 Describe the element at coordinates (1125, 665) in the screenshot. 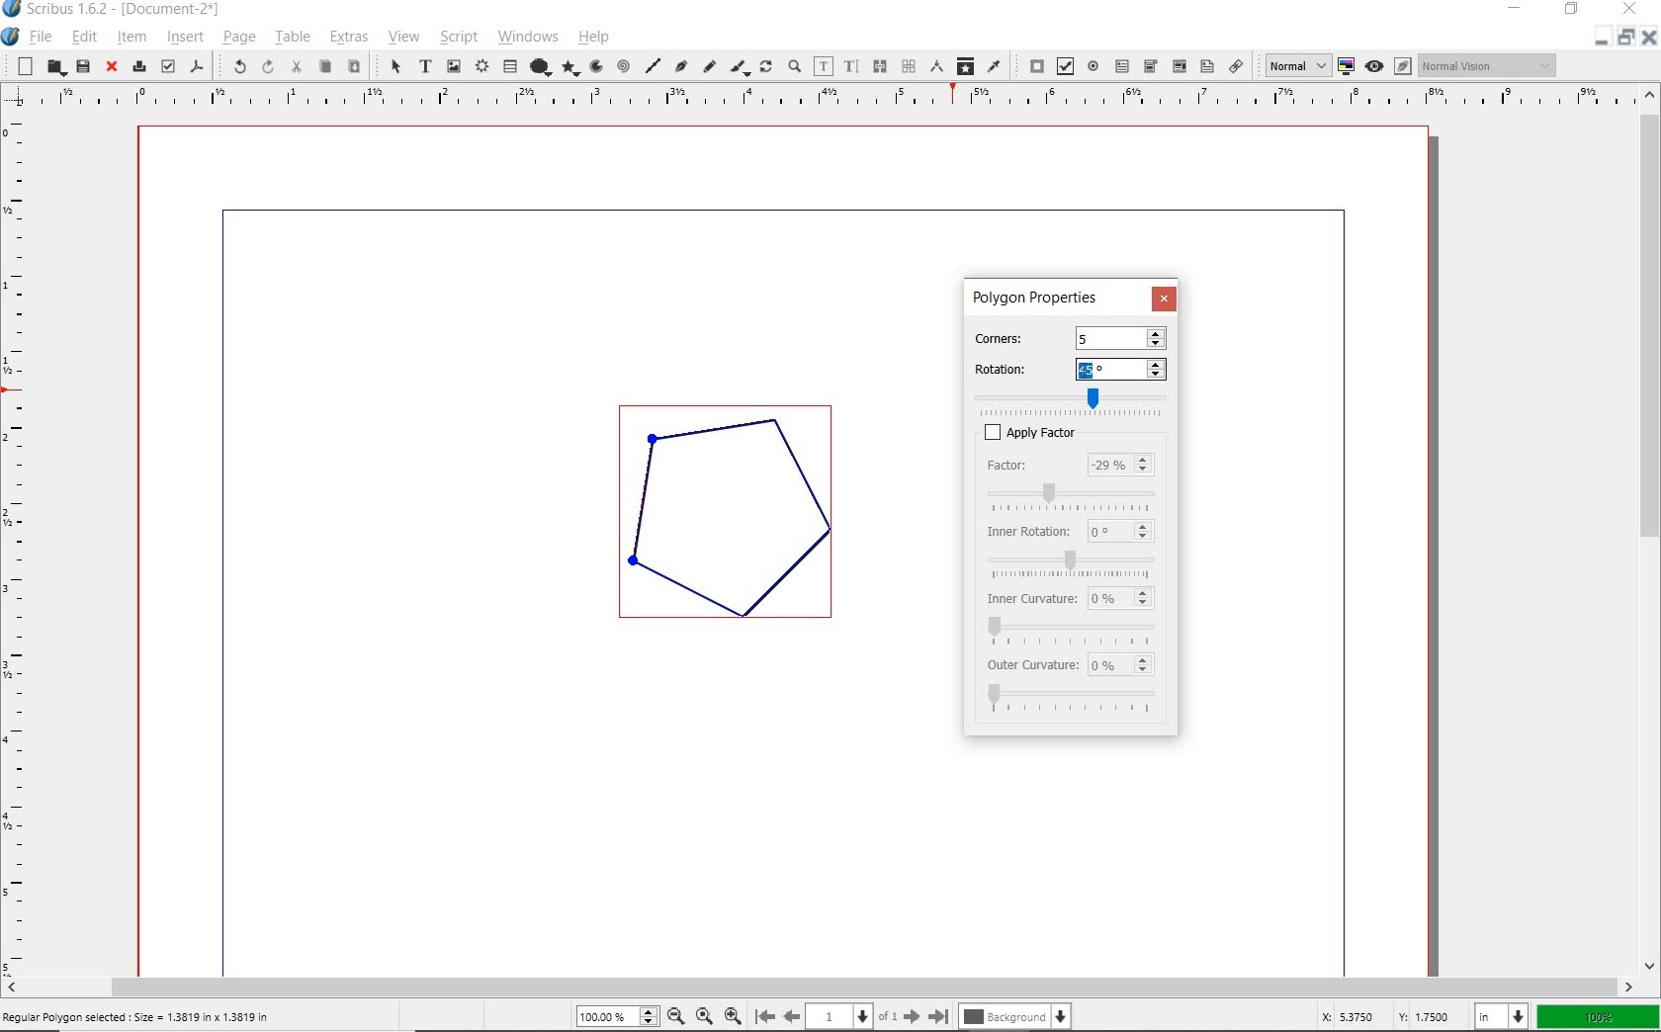

I see `outer curvature input` at that location.